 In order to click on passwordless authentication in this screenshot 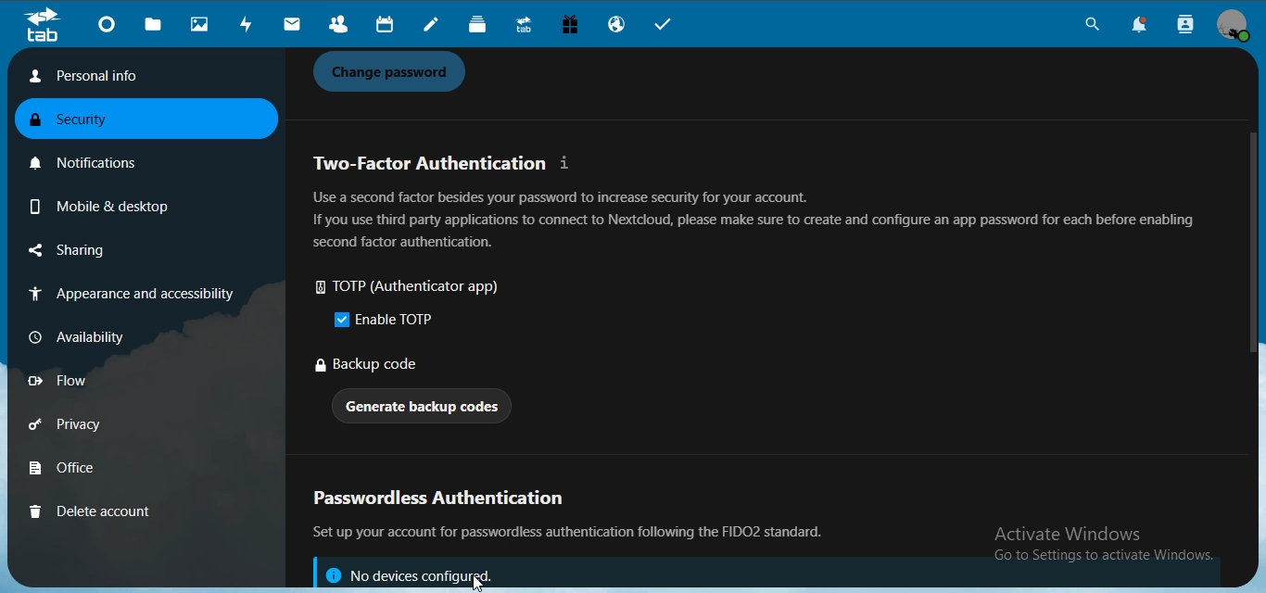, I will do `click(448, 500)`.